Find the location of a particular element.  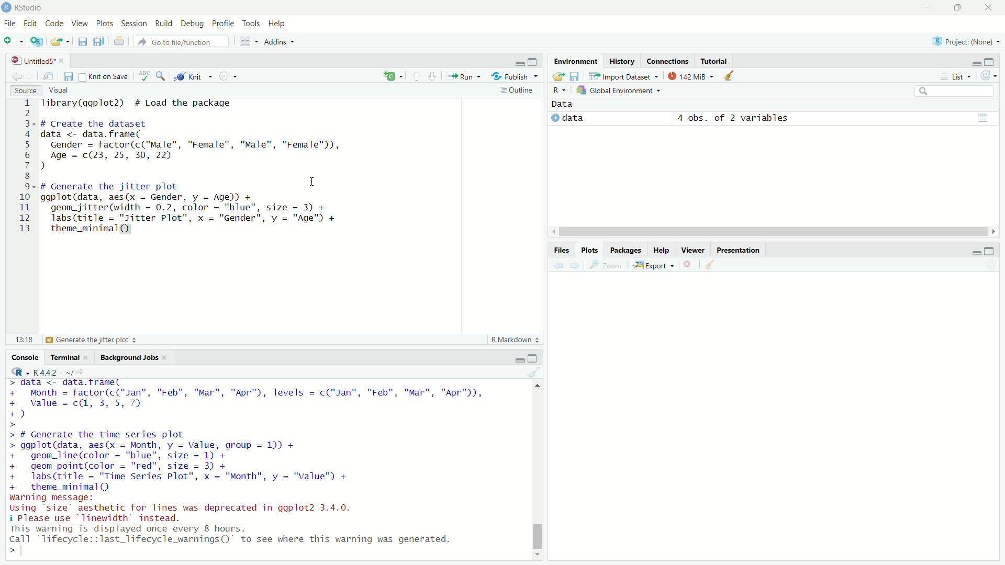

settings is located at coordinates (229, 77).